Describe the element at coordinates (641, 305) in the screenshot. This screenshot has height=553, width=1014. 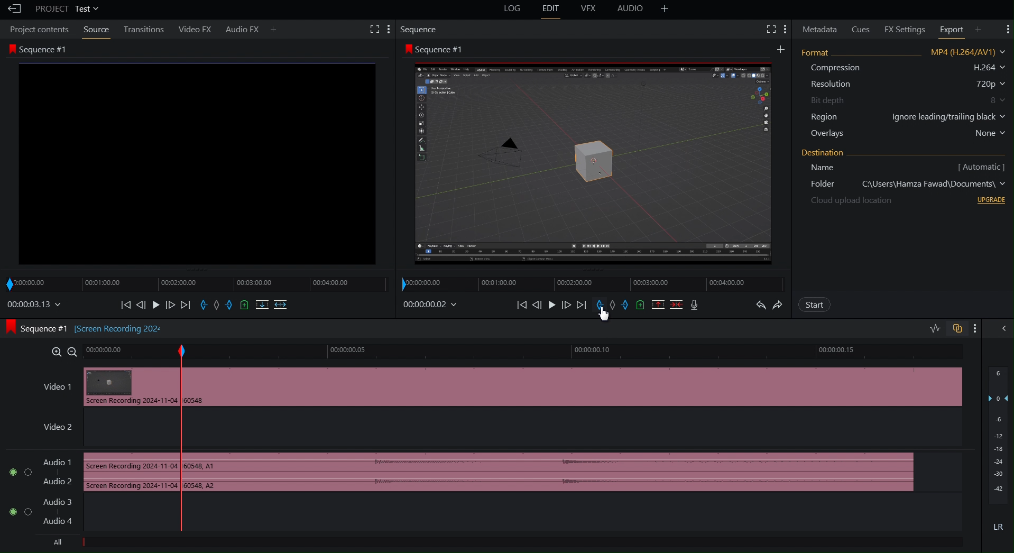
I see `Cue` at that location.